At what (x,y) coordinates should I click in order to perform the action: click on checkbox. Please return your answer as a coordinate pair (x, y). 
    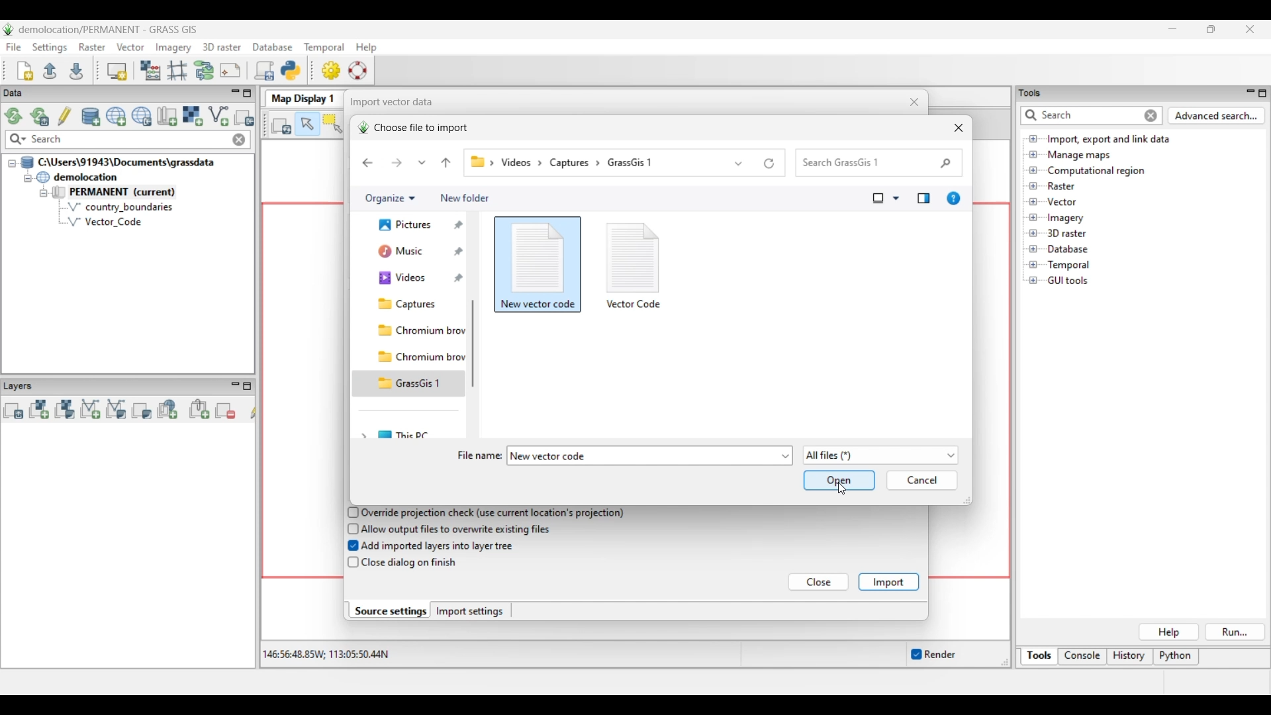
    Looking at the image, I should click on (350, 528).